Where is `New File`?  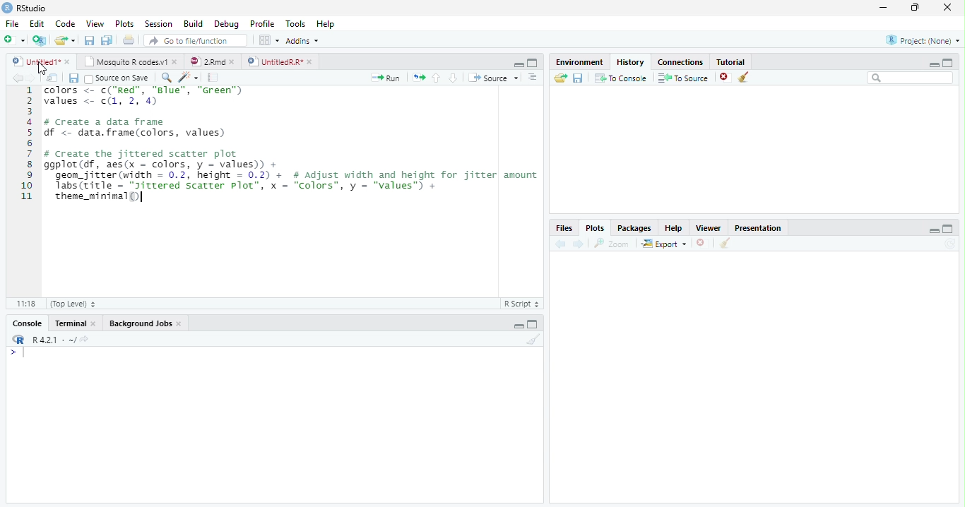
New File is located at coordinates (15, 40).